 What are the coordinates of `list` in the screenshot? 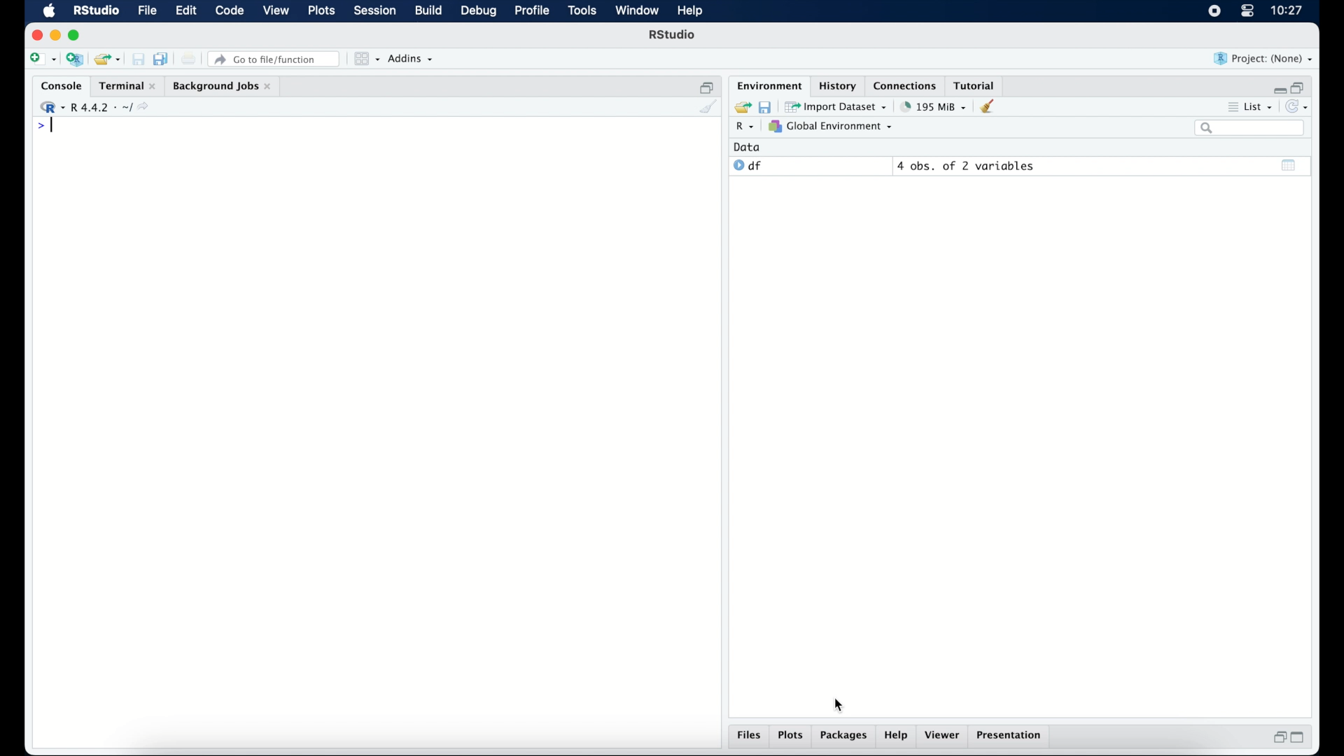 It's located at (1249, 108).